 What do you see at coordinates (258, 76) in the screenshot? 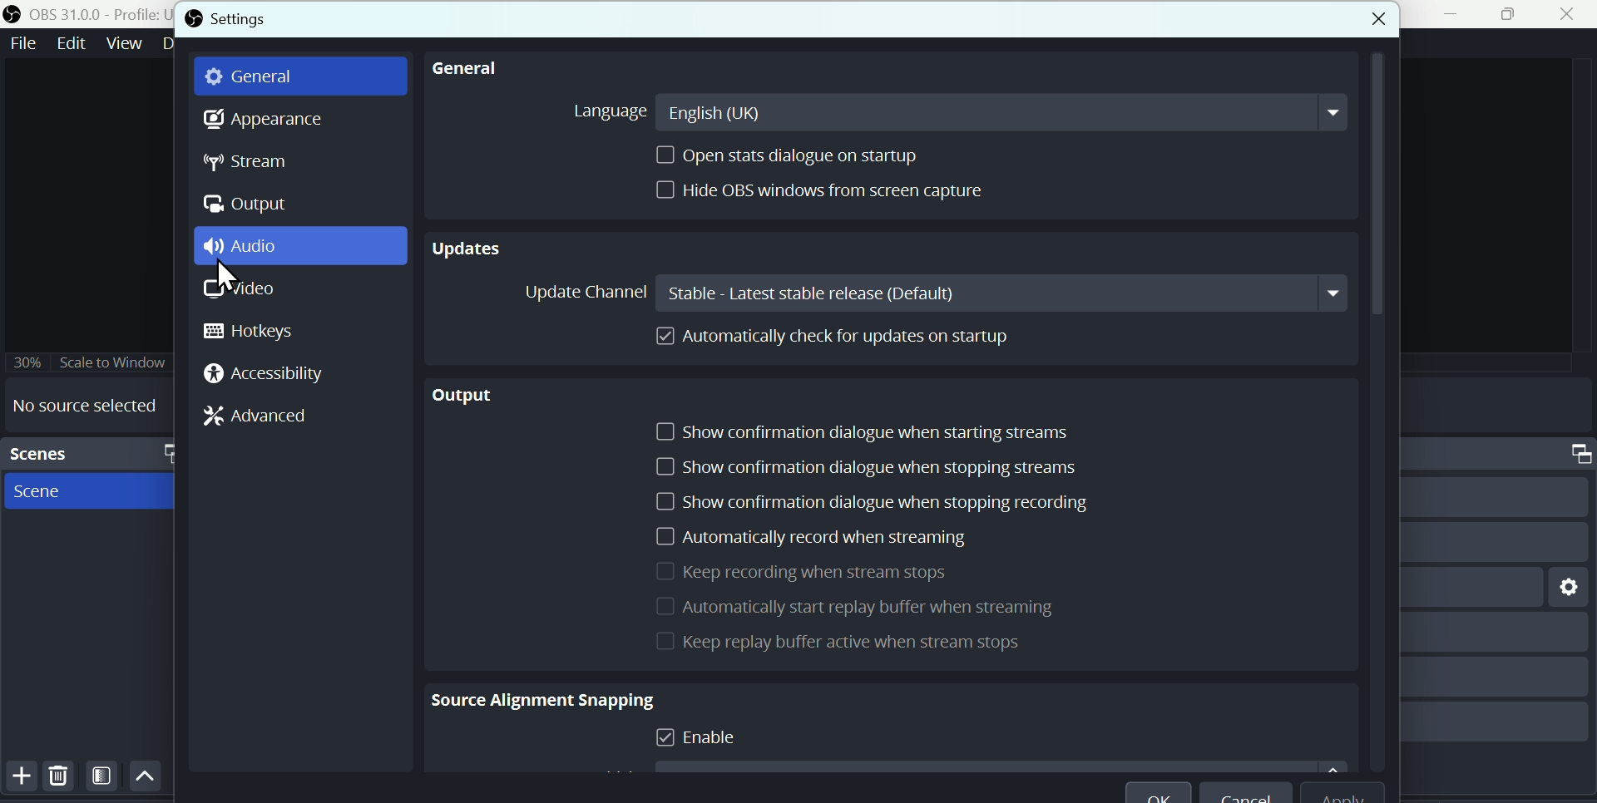
I see `general` at bounding box center [258, 76].